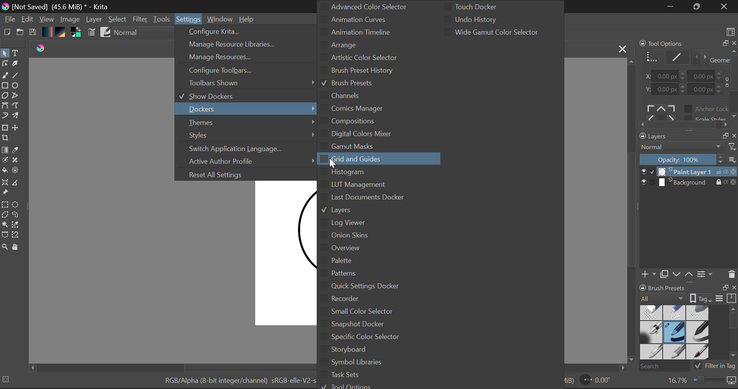 This screenshot has height=389, width=738. What do you see at coordinates (248, 19) in the screenshot?
I see `Help` at bounding box center [248, 19].